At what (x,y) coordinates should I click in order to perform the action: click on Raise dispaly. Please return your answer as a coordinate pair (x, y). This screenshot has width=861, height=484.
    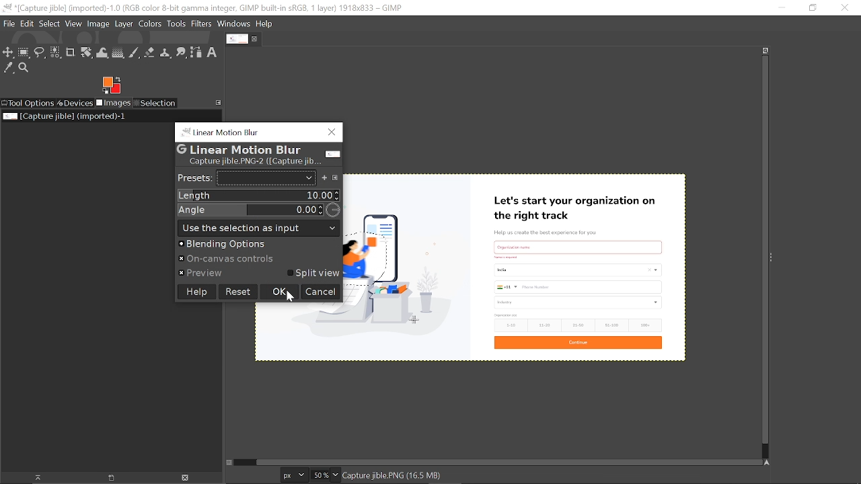
    Looking at the image, I should click on (34, 478).